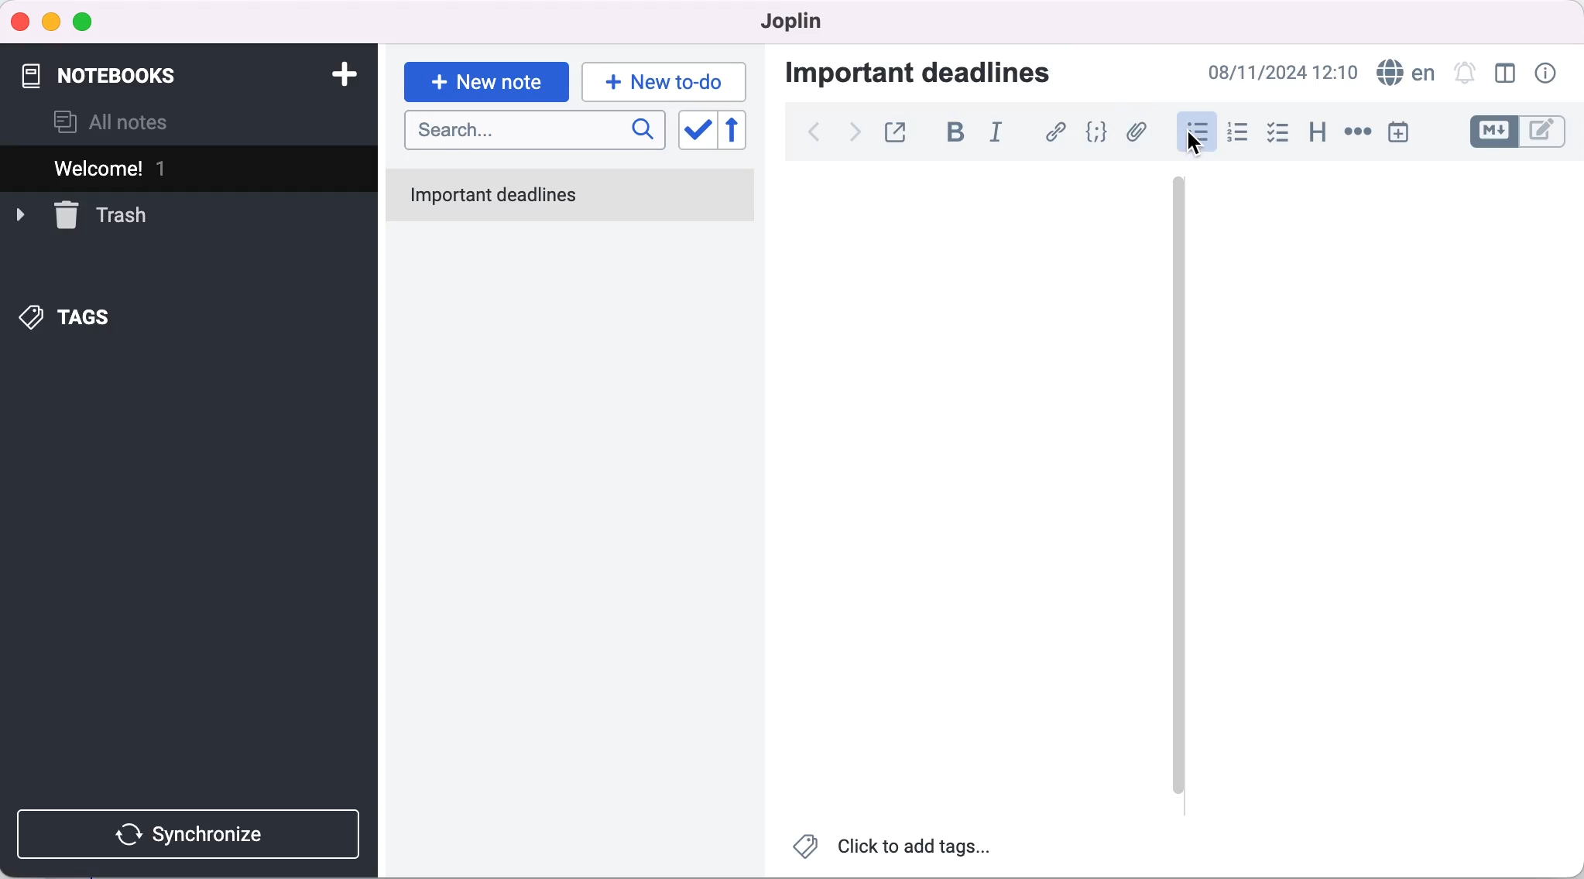  Describe the element at coordinates (1403, 74) in the screenshot. I see `language` at that location.